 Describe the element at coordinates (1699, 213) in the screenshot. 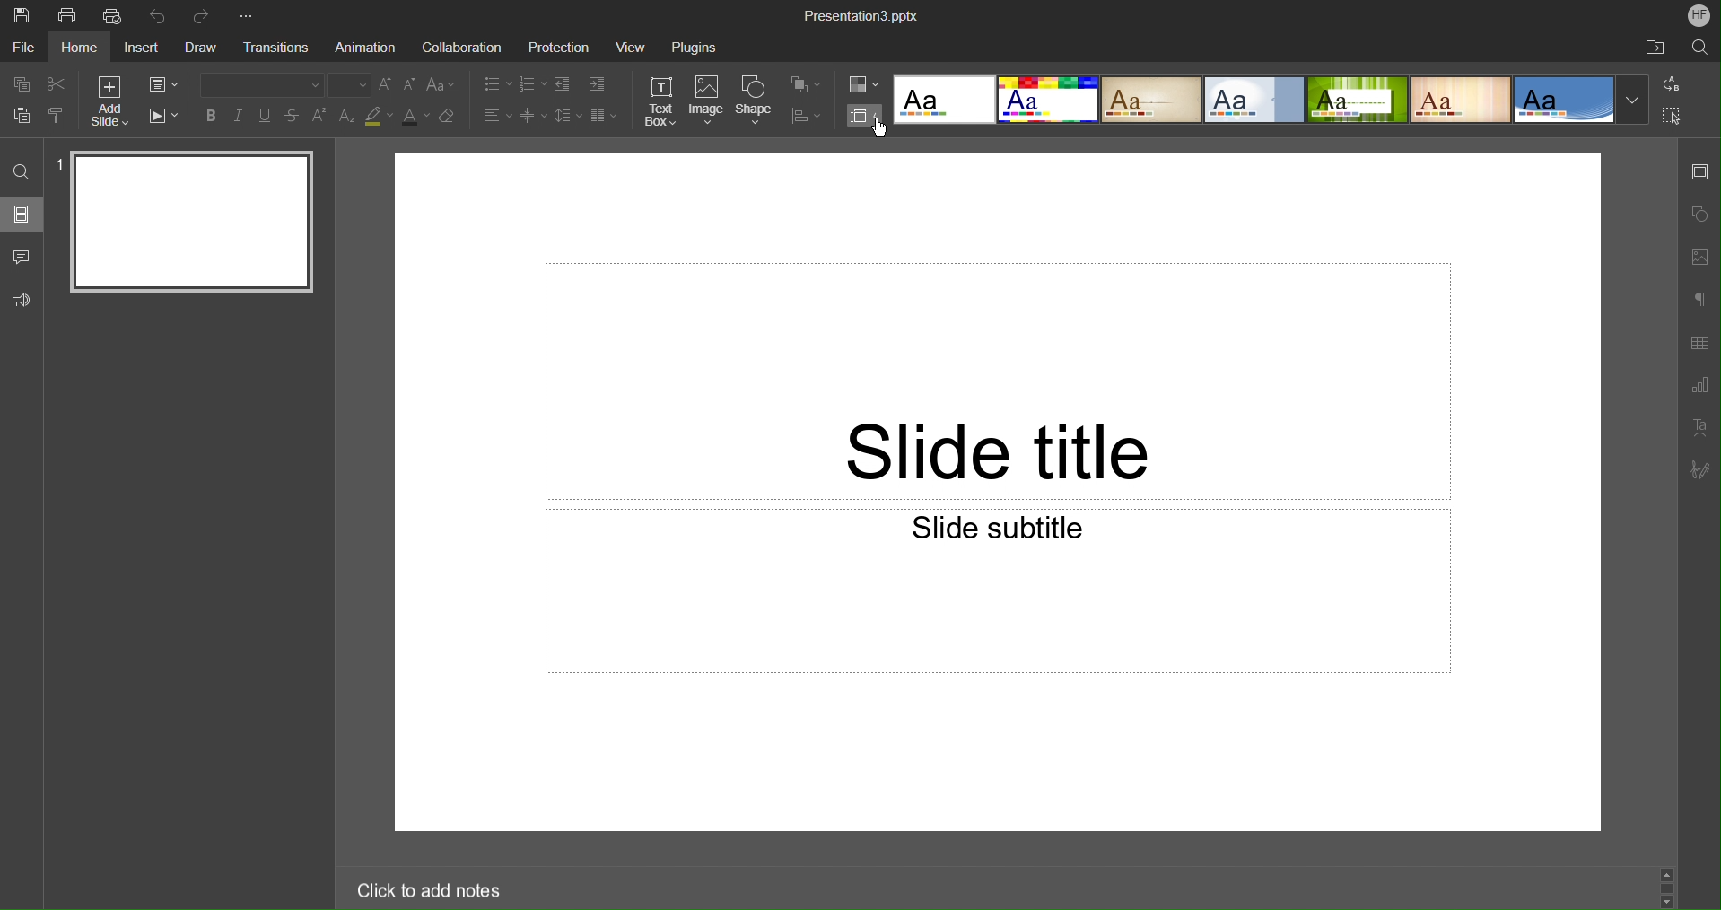

I see `Shape Settings` at that location.